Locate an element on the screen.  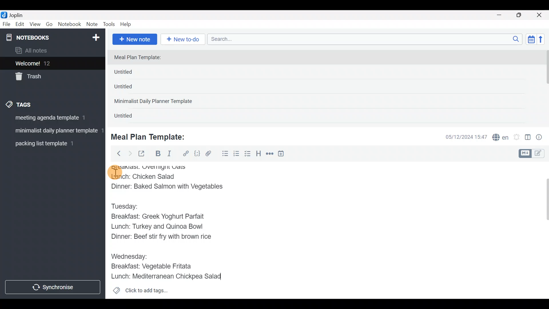
Edit is located at coordinates (20, 25).